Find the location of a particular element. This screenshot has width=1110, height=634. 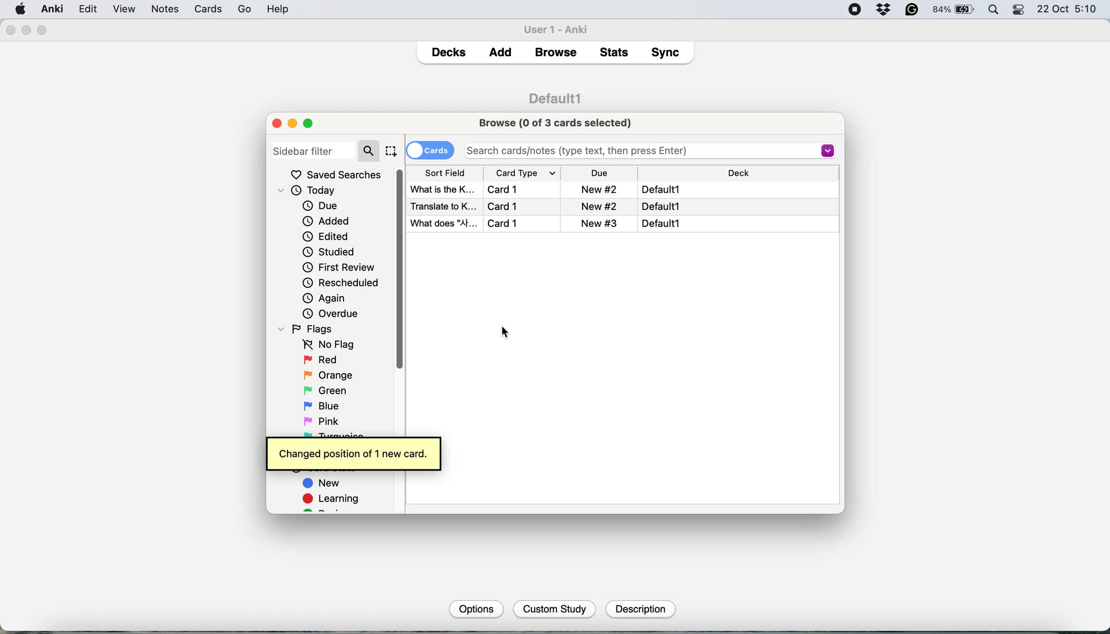

What does "사... is located at coordinates (443, 223).